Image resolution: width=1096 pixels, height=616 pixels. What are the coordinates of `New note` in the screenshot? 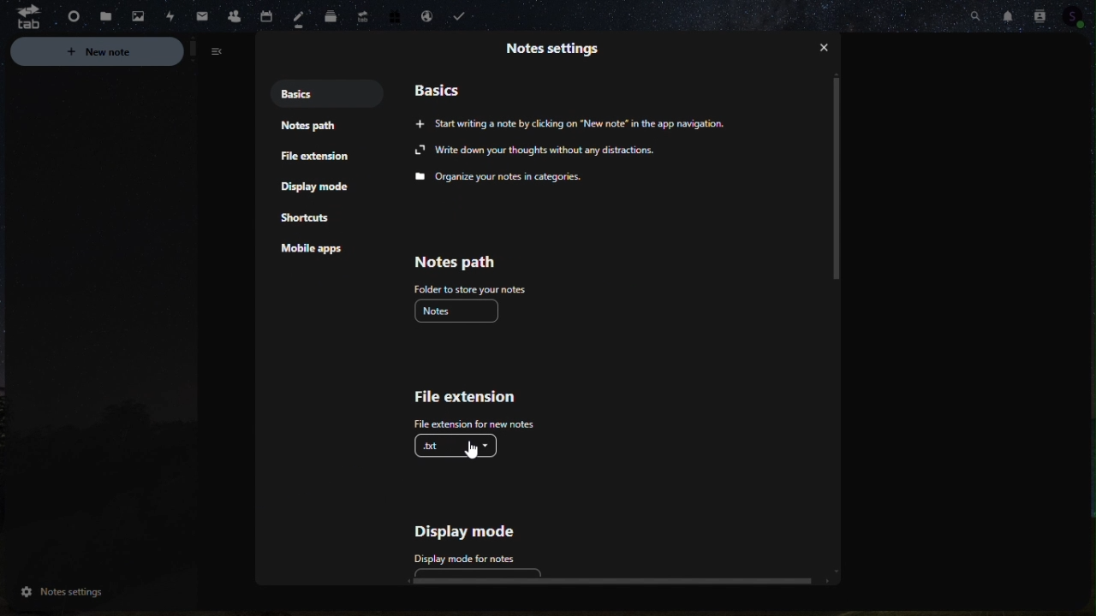 It's located at (123, 52).